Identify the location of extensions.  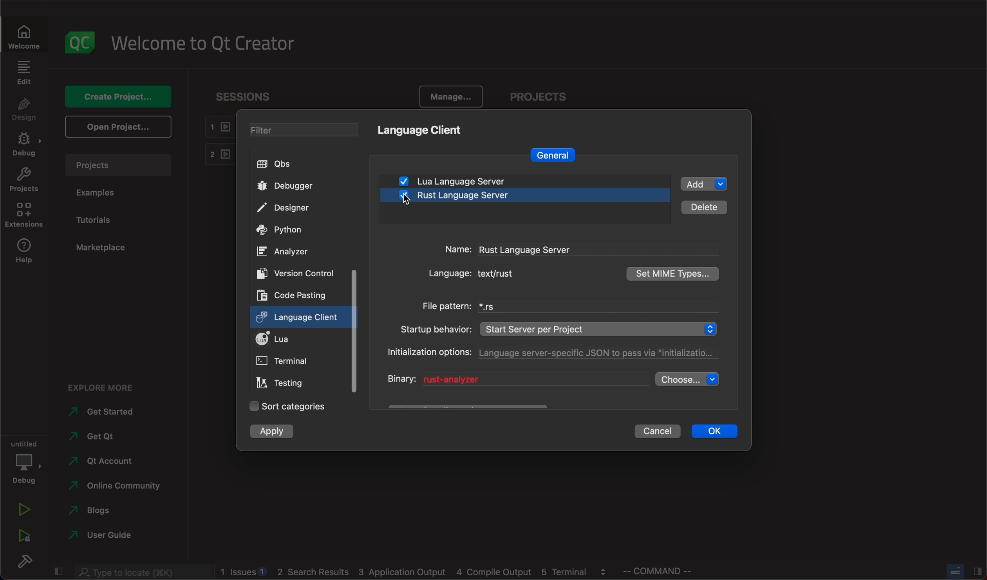
(24, 216).